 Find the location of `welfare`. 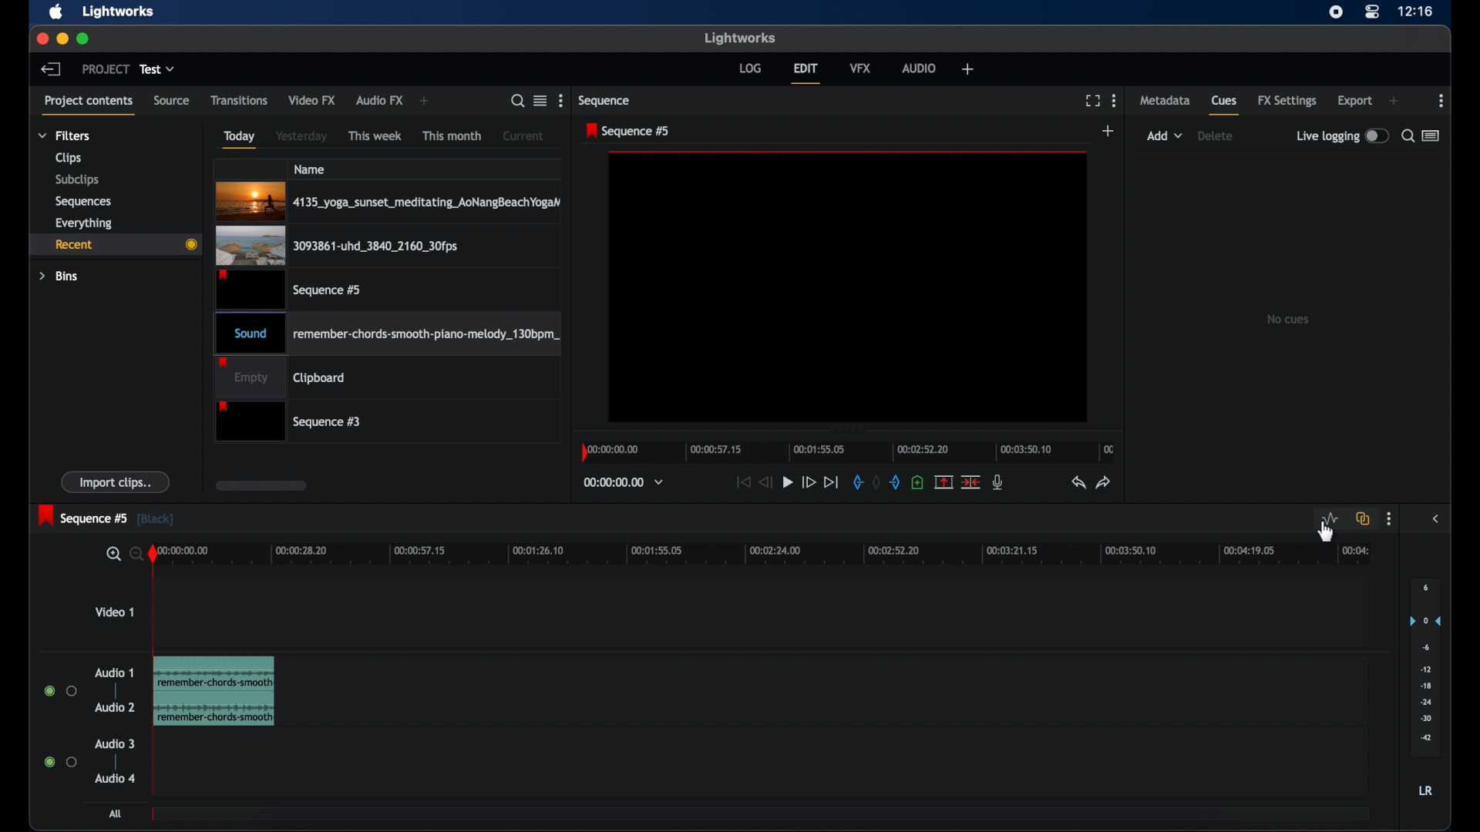

welfare is located at coordinates (968, 69).